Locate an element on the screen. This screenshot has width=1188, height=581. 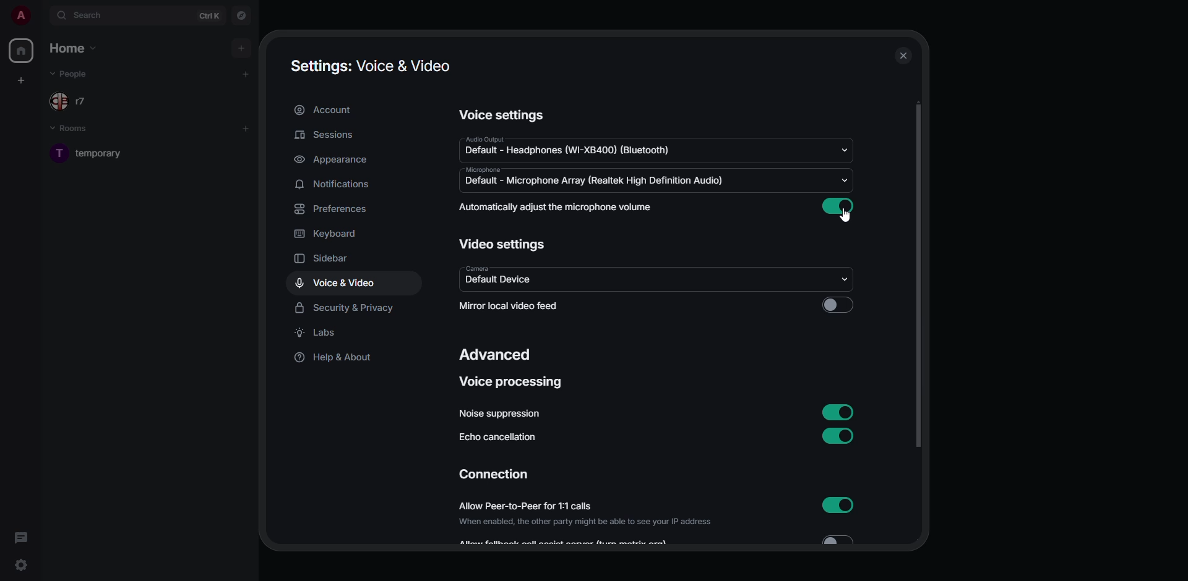
navigator is located at coordinates (243, 16).